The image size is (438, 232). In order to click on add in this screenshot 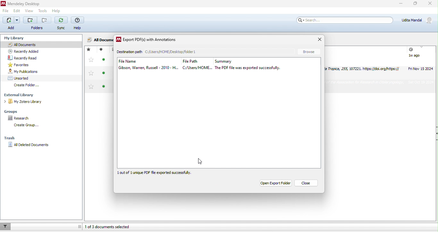, I will do `click(11, 24)`.